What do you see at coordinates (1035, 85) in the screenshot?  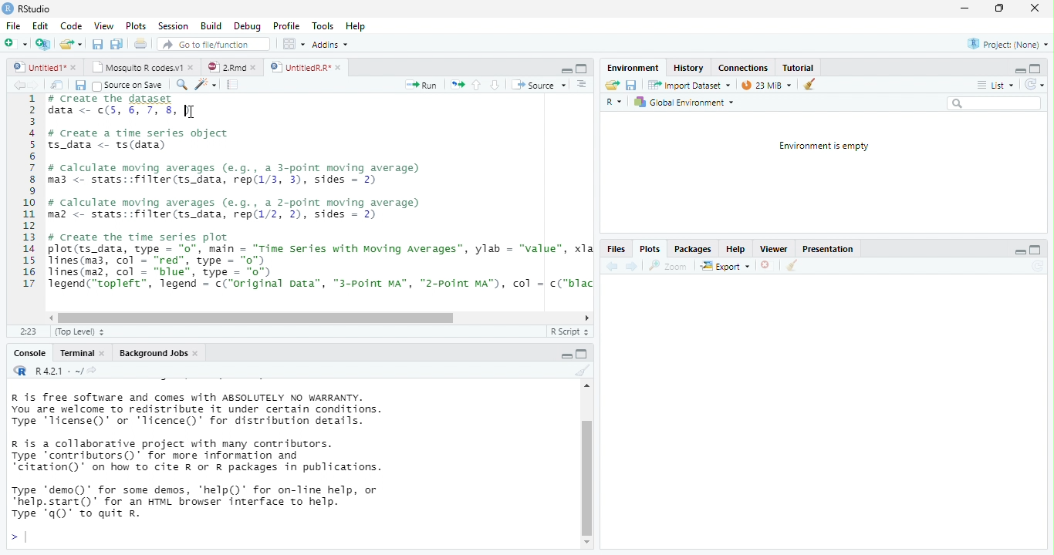 I see `Refresh` at bounding box center [1035, 85].